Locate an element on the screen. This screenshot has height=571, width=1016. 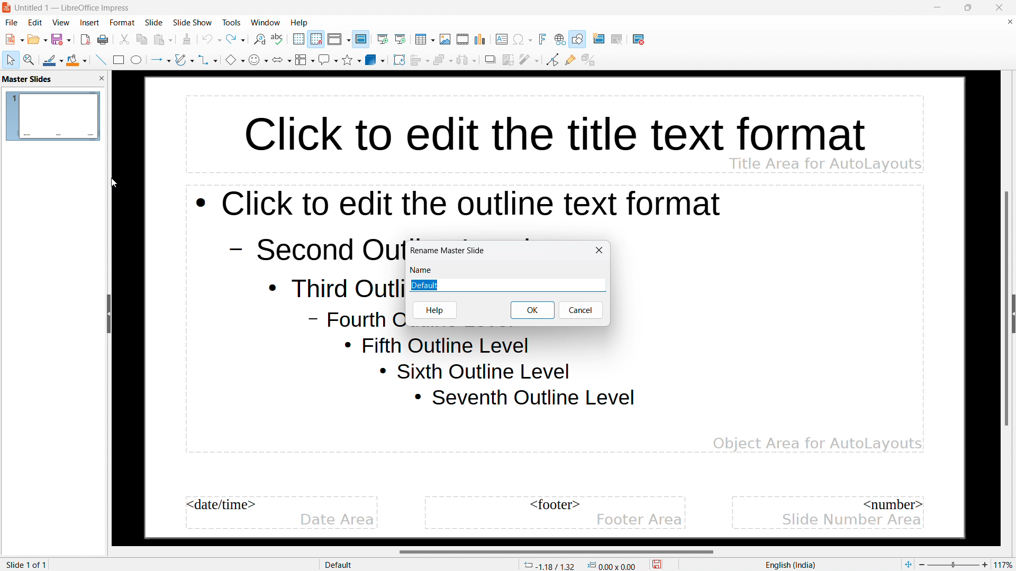
rectangle is located at coordinates (119, 60).